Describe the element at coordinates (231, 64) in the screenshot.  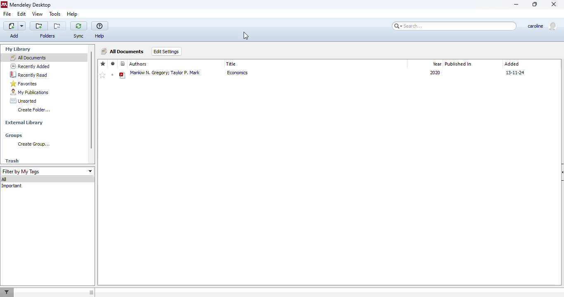
I see `title` at that location.